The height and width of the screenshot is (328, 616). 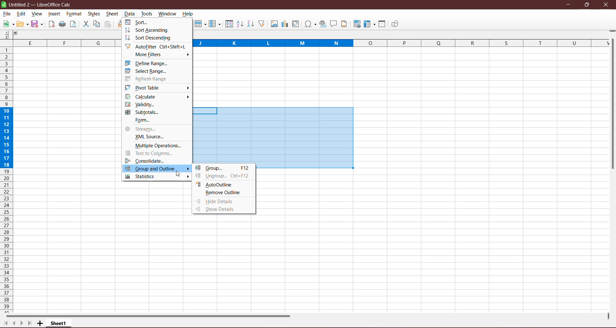 What do you see at coordinates (42, 4) in the screenshot?
I see `Document Title - Application Name` at bounding box center [42, 4].